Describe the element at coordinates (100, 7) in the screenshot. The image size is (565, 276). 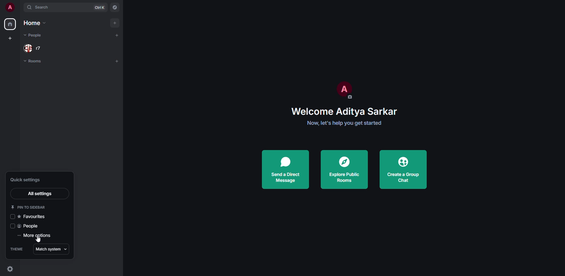
I see `ctrl K` at that location.